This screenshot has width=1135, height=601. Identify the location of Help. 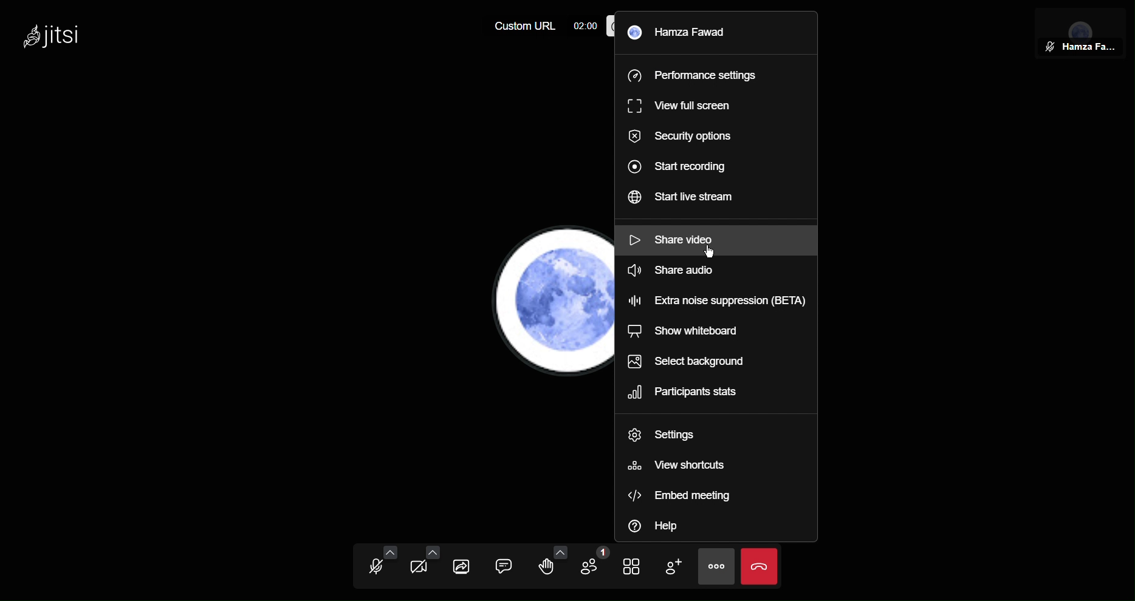
(658, 523).